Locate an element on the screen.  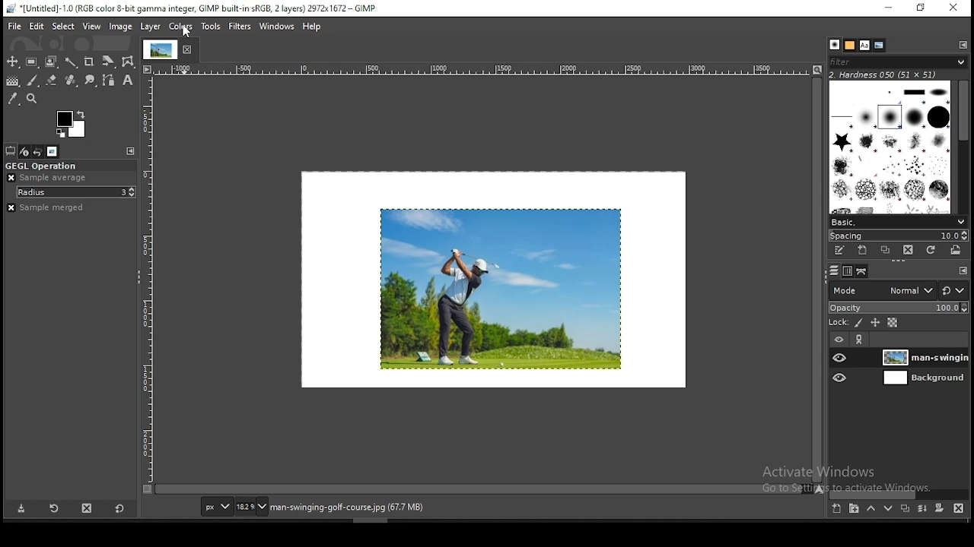
move layer on step up is located at coordinates (872, 509).